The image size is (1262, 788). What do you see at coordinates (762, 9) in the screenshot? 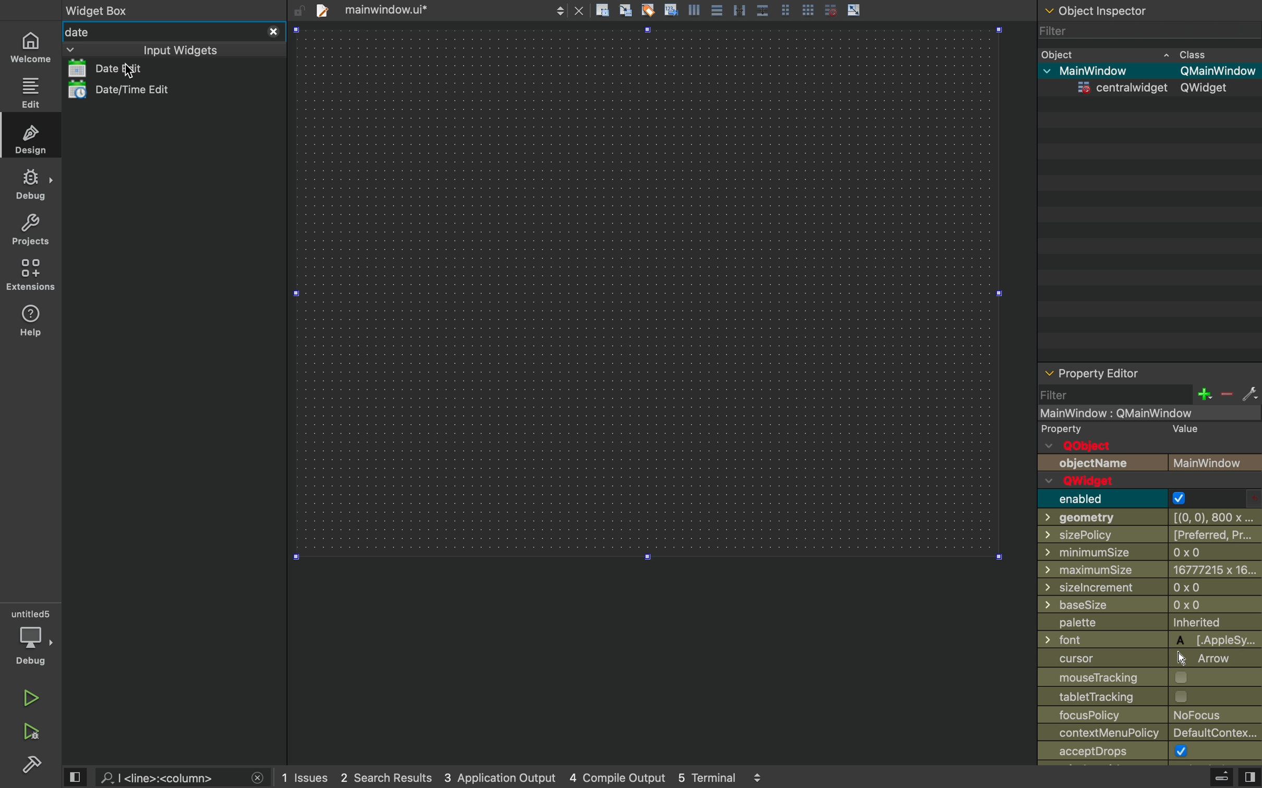
I see `distribute vertically` at bounding box center [762, 9].